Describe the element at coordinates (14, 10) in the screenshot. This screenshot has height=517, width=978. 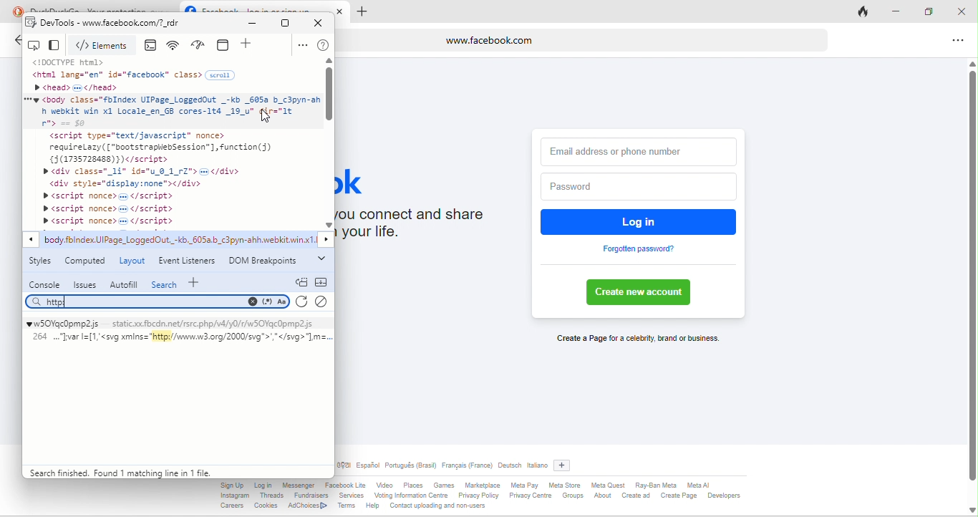
I see `duckduckgo logo` at that location.